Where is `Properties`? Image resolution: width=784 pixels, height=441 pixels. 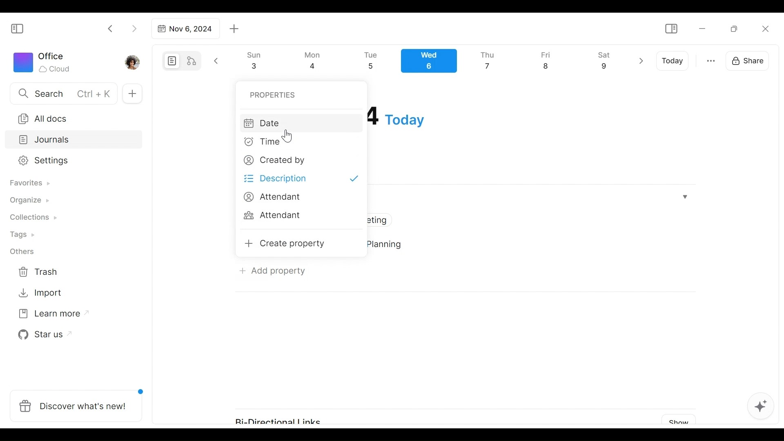 Properties is located at coordinates (274, 94).